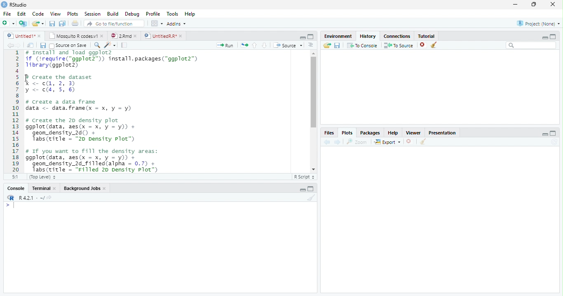 The image size is (563, 296). Describe the element at coordinates (368, 36) in the screenshot. I see `History` at that location.